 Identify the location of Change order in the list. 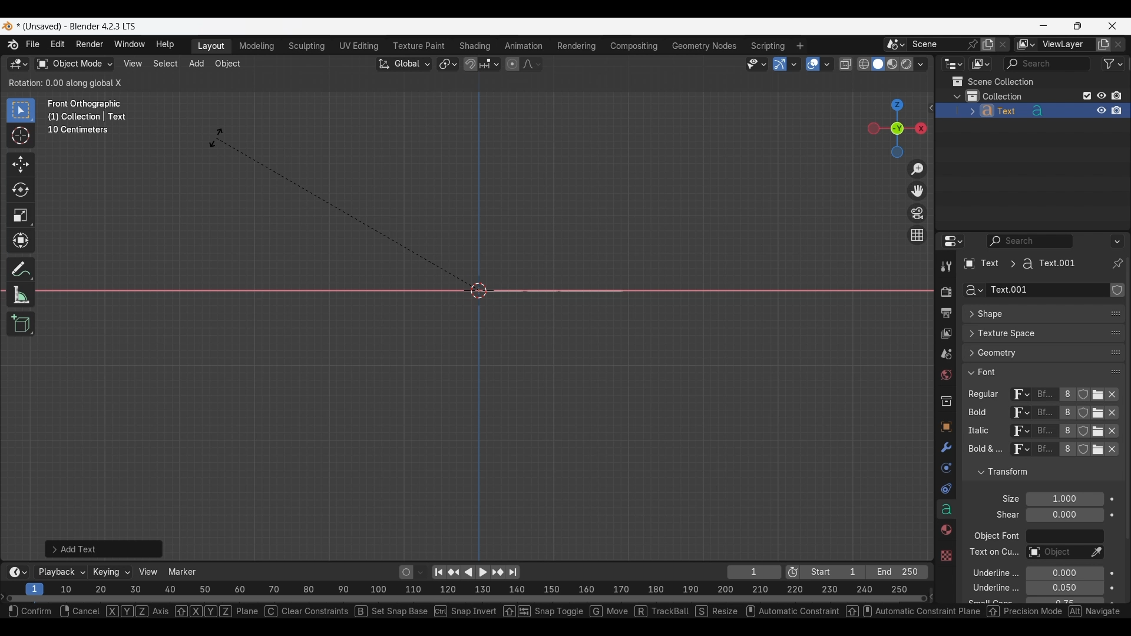
(1117, 290).